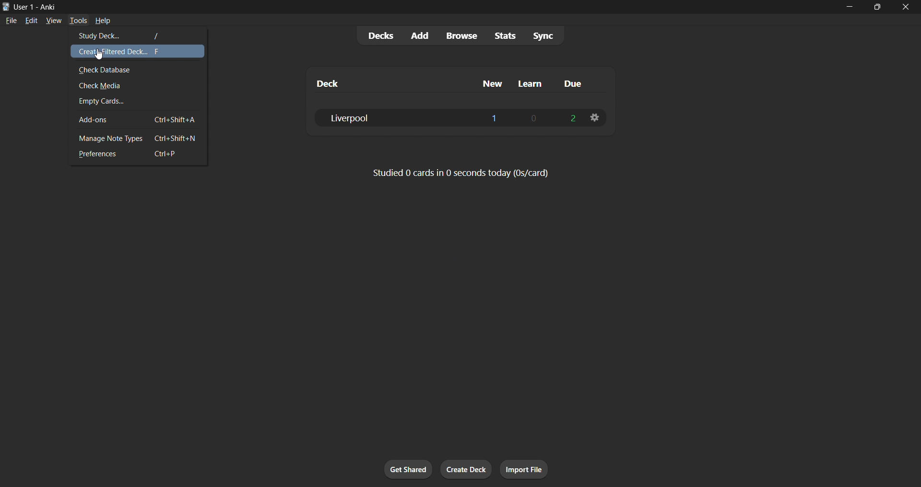 The width and height of the screenshot is (921, 487). I want to click on create filtered deck, so click(139, 52).